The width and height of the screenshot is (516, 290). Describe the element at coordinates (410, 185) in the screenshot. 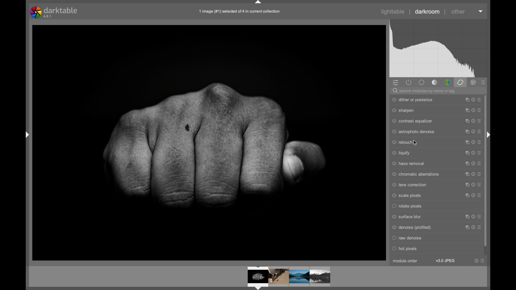

I see `lens correction` at that location.